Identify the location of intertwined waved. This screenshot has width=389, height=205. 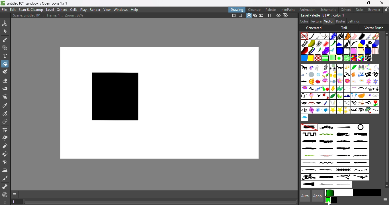
(326, 134).